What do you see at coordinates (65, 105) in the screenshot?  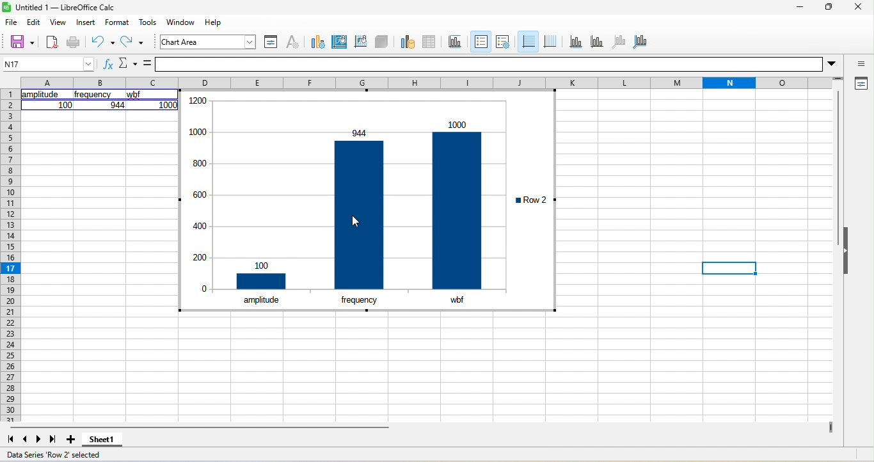 I see `100` at bounding box center [65, 105].